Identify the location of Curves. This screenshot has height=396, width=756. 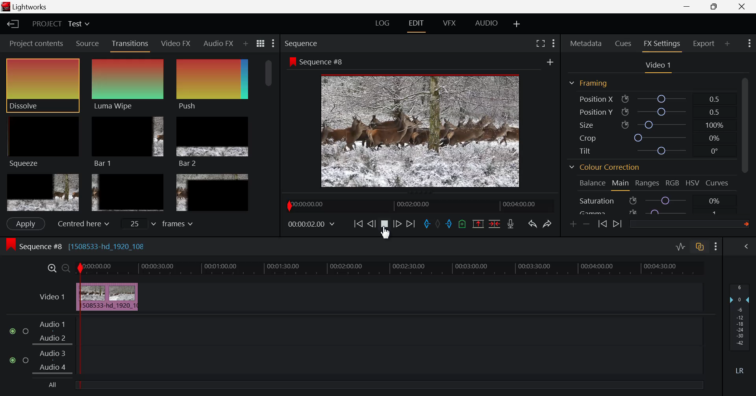
(718, 183).